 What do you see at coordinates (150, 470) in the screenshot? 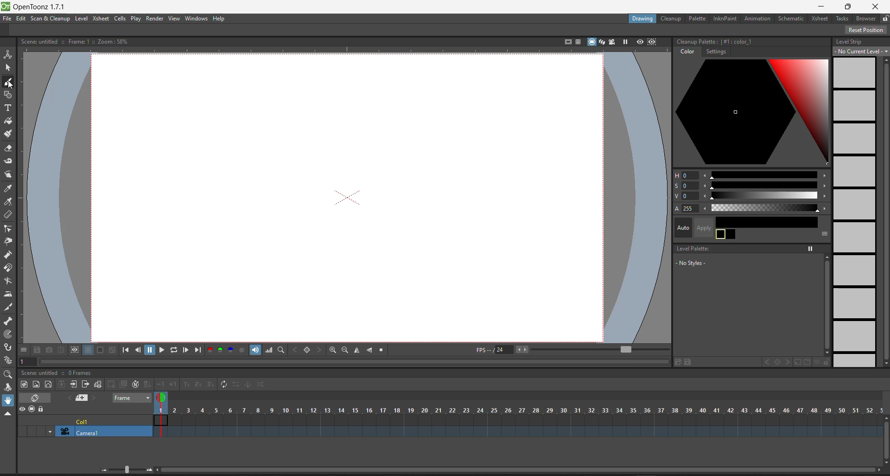
I see `zoom in` at bounding box center [150, 470].